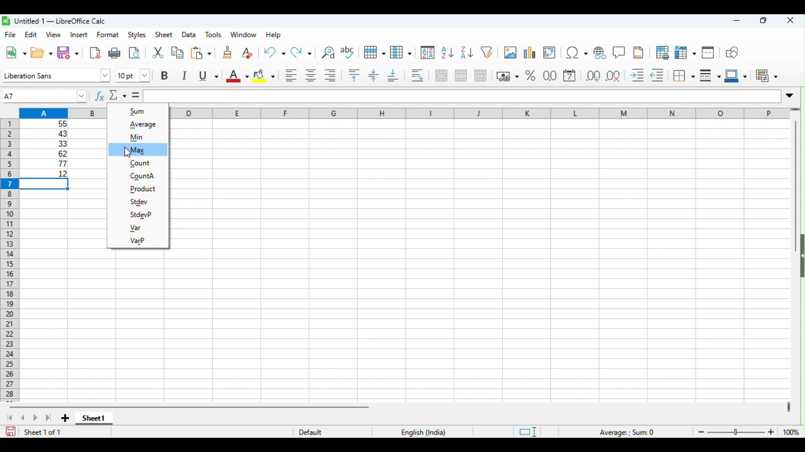 The width and height of the screenshot is (805, 452). What do you see at coordinates (462, 96) in the screenshot?
I see `formula` at bounding box center [462, 96].